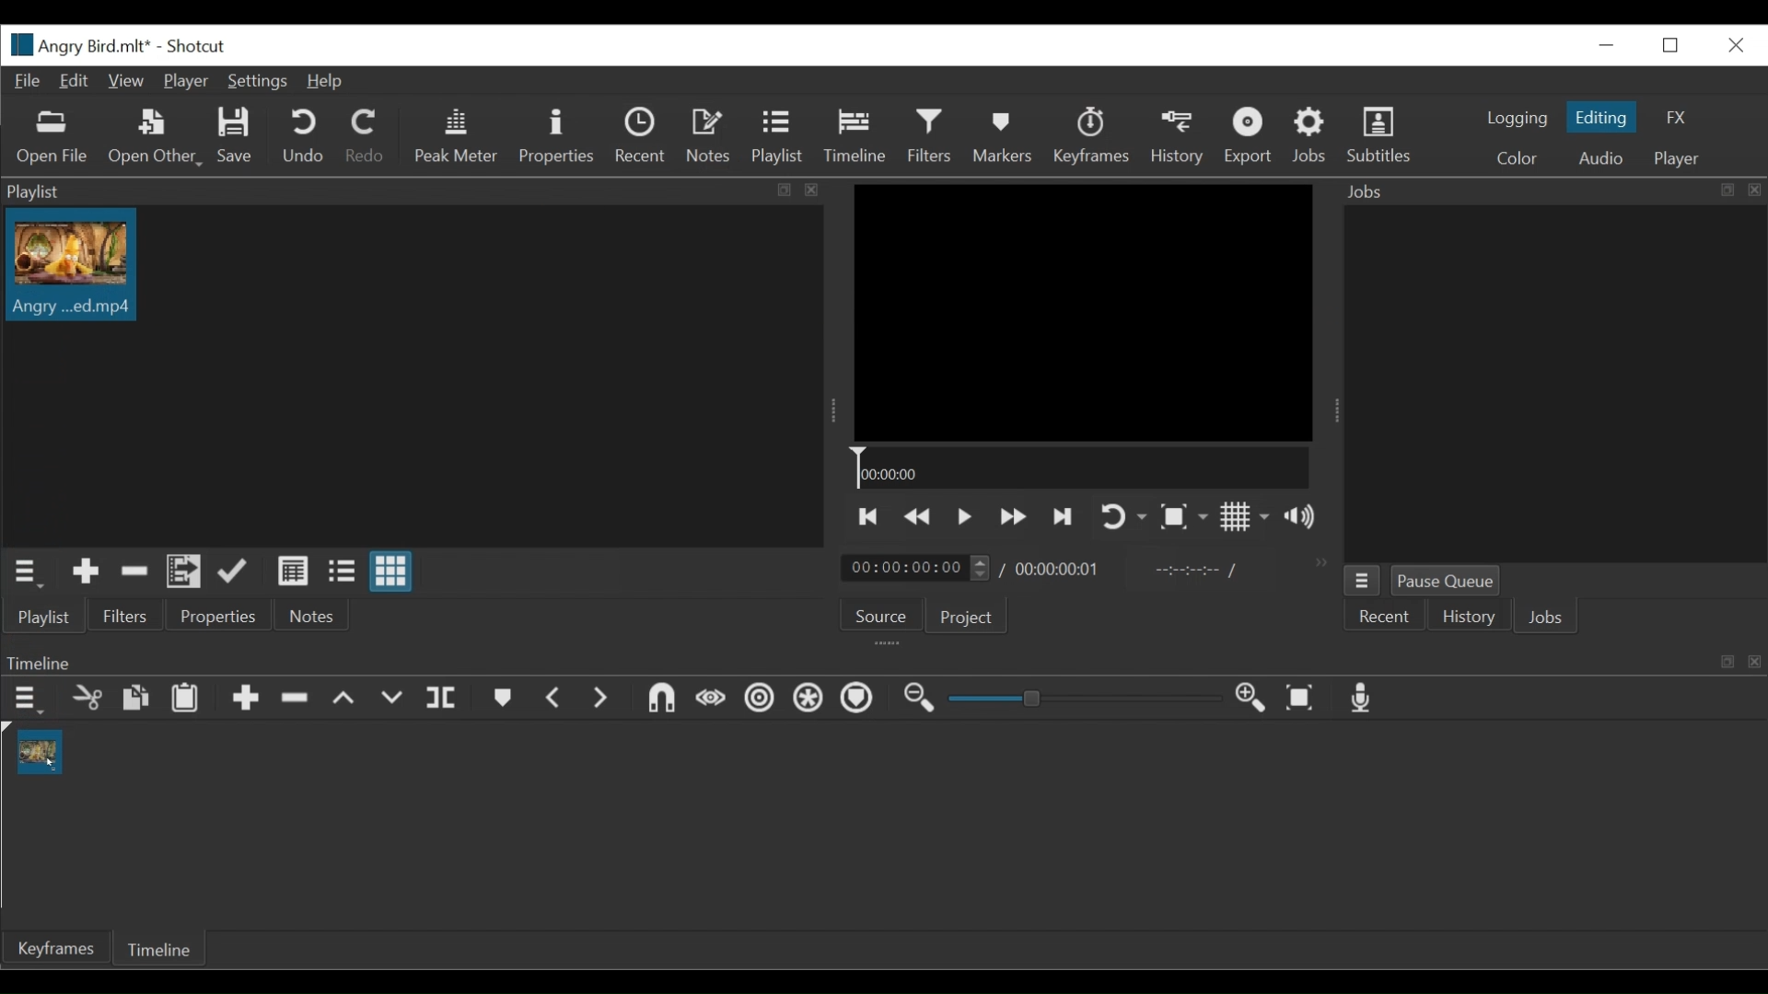  Describe the element at coordinates (202, 45) in the screenshot. I see `Shotcut` at that location.